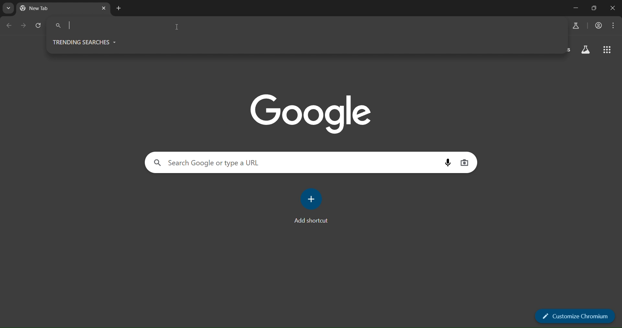 Image resolution: width=622 pixels, height=328 pixels. Describe the element at coordinates (234, 161) in the screenshot. I see `search panel` at that location.